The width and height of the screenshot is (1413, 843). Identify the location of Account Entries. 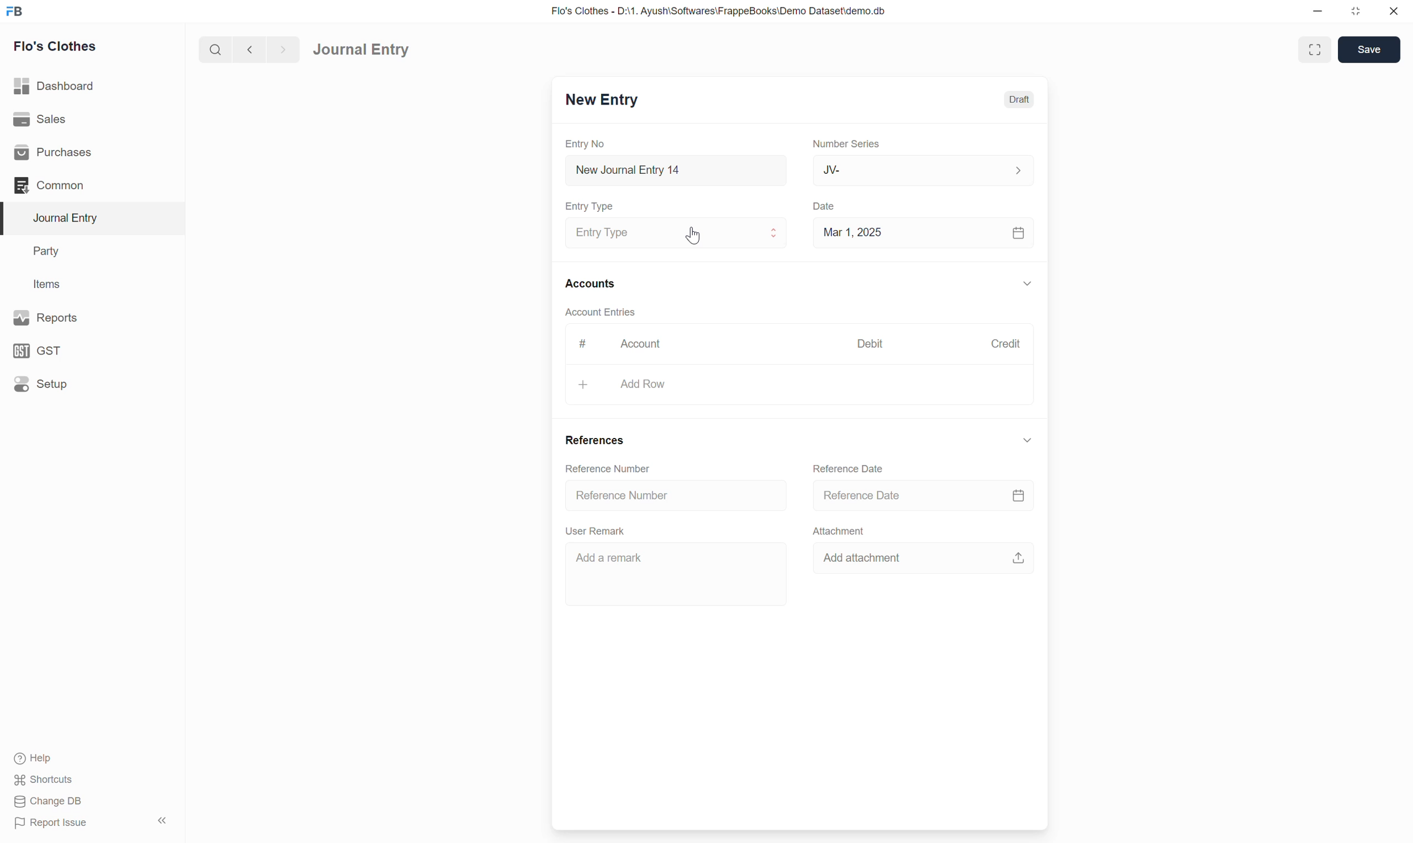
(606, 313).